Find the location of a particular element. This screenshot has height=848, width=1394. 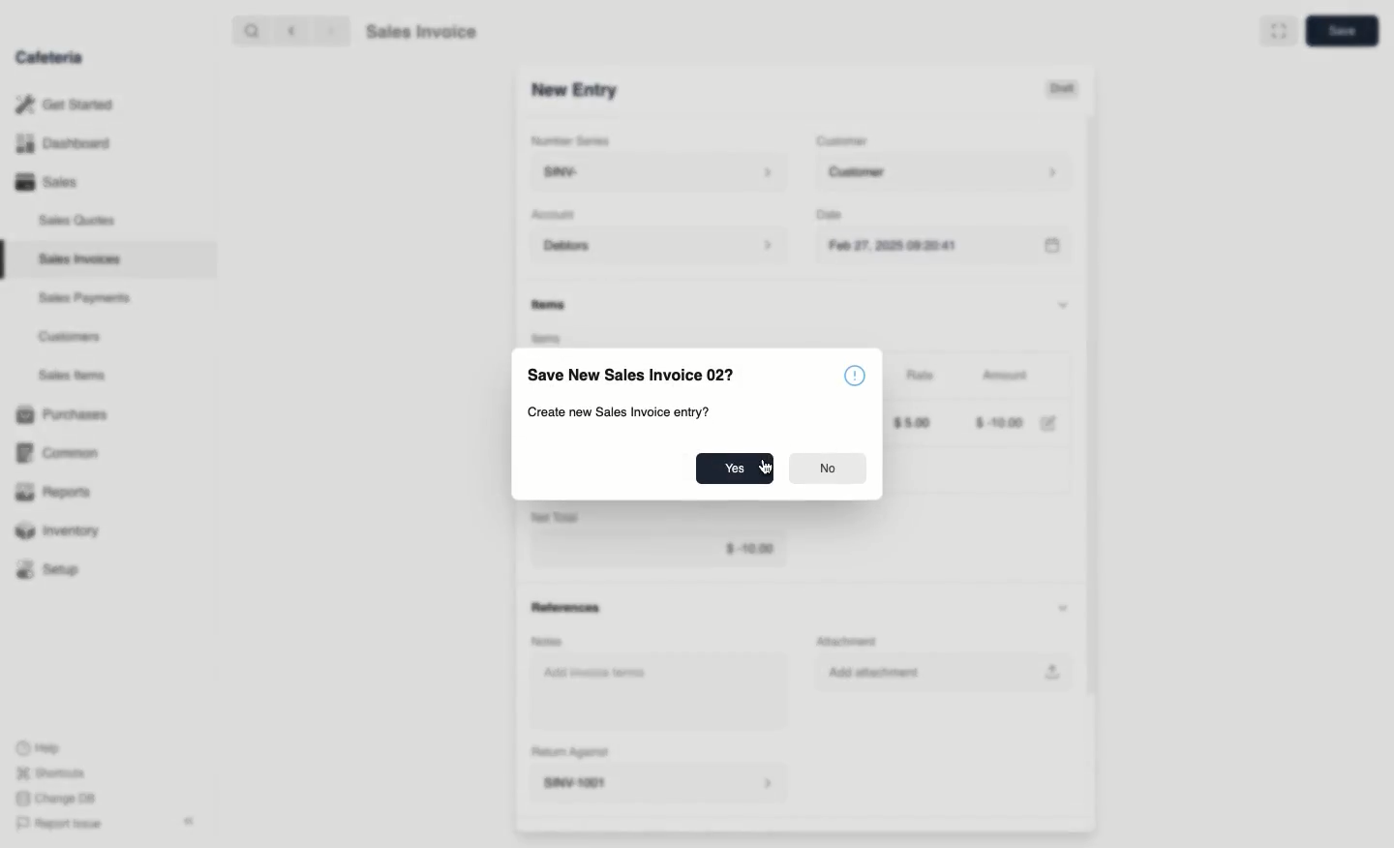

Draft is located at coordinates (1067, 89).